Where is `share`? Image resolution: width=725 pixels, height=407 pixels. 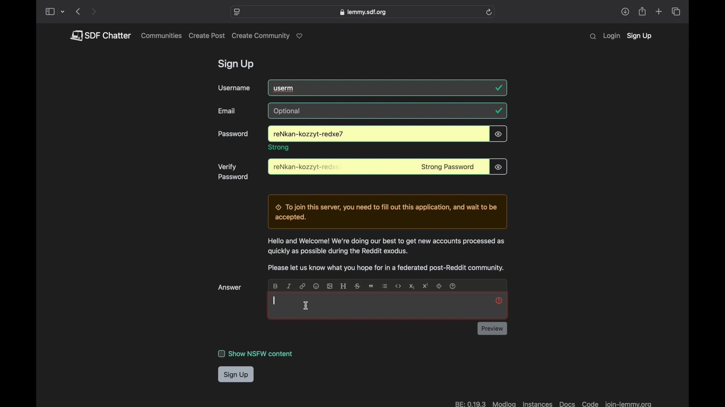 share is located at coordinates (625, 12).